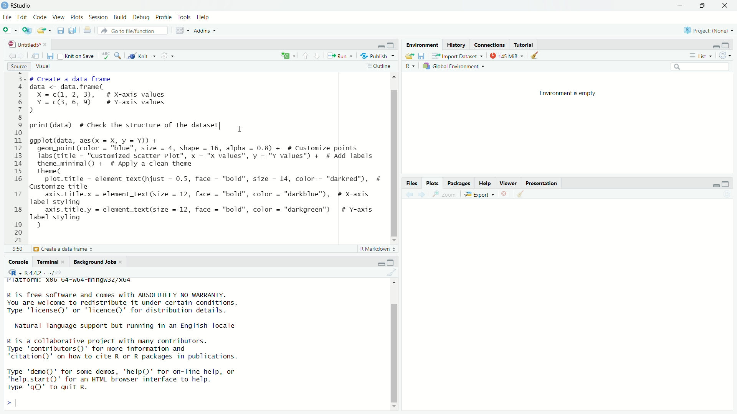  What do you see at coordinates (700, 66) in the screenshot?
I see `Search` at bounding box center [700, 66].